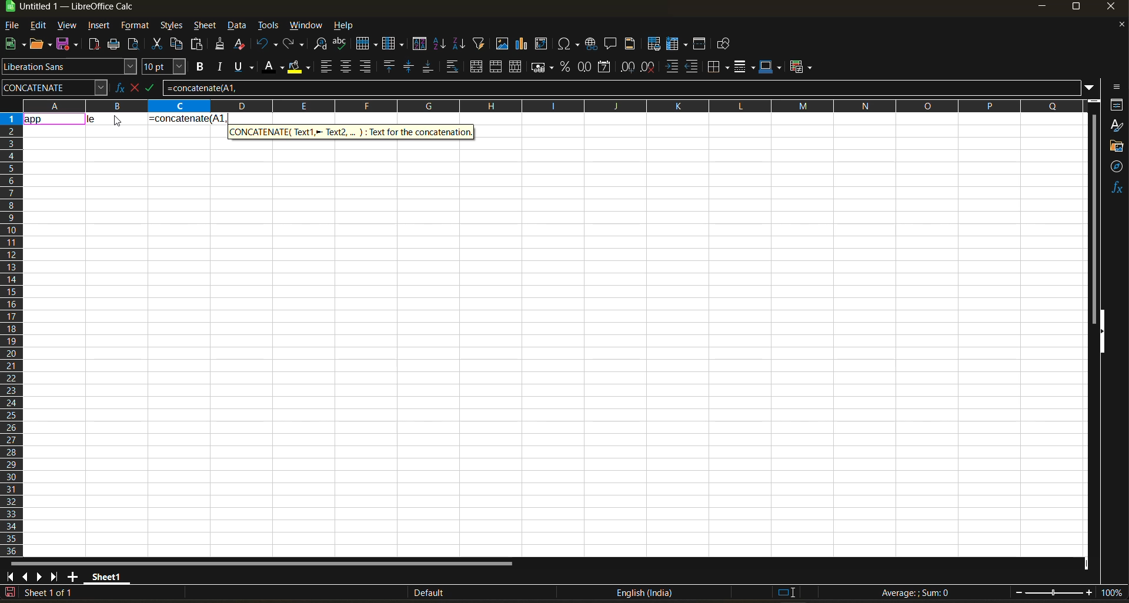  I want to click on scroll to first sheet, so click(11, 575).